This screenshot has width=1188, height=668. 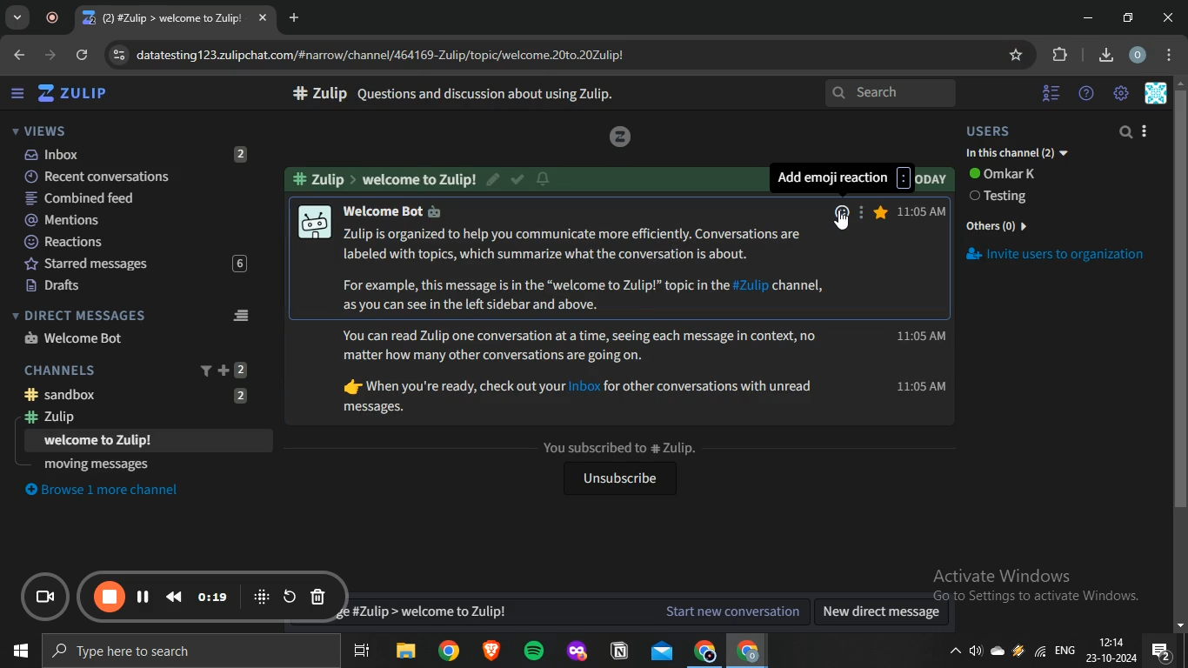 I want to click on welcome bot, so click(x=405, y=210).